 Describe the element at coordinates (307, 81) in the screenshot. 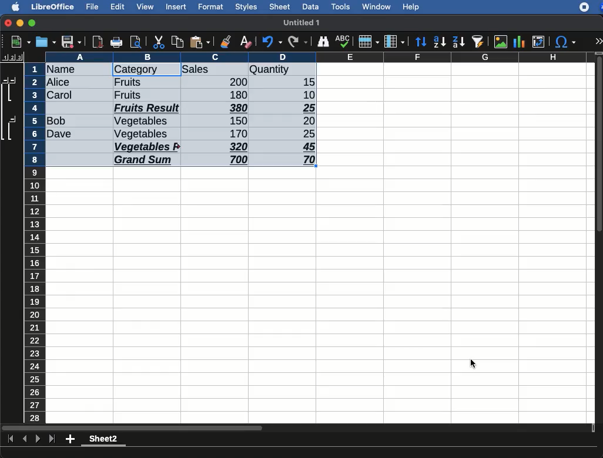

I see `15` at that location.